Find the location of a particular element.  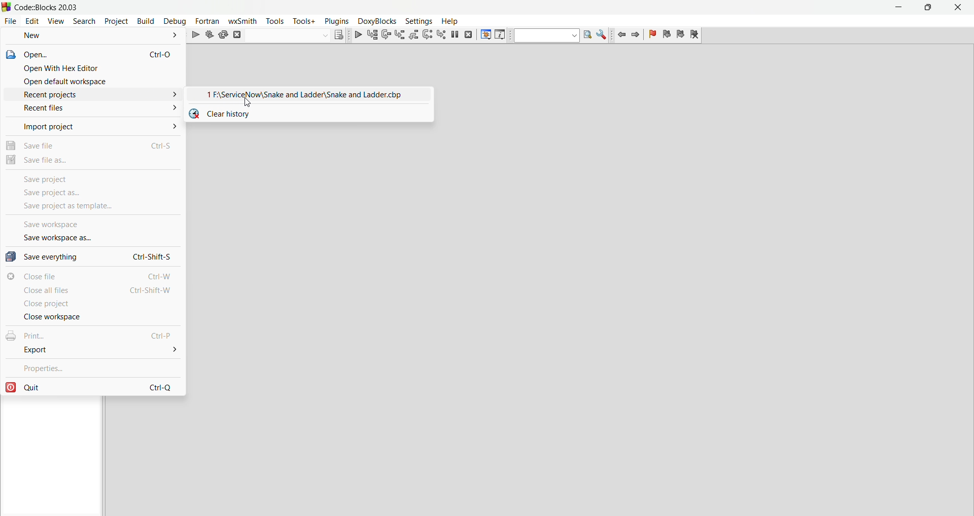

wxSmith is located at coordinates (243, 21).